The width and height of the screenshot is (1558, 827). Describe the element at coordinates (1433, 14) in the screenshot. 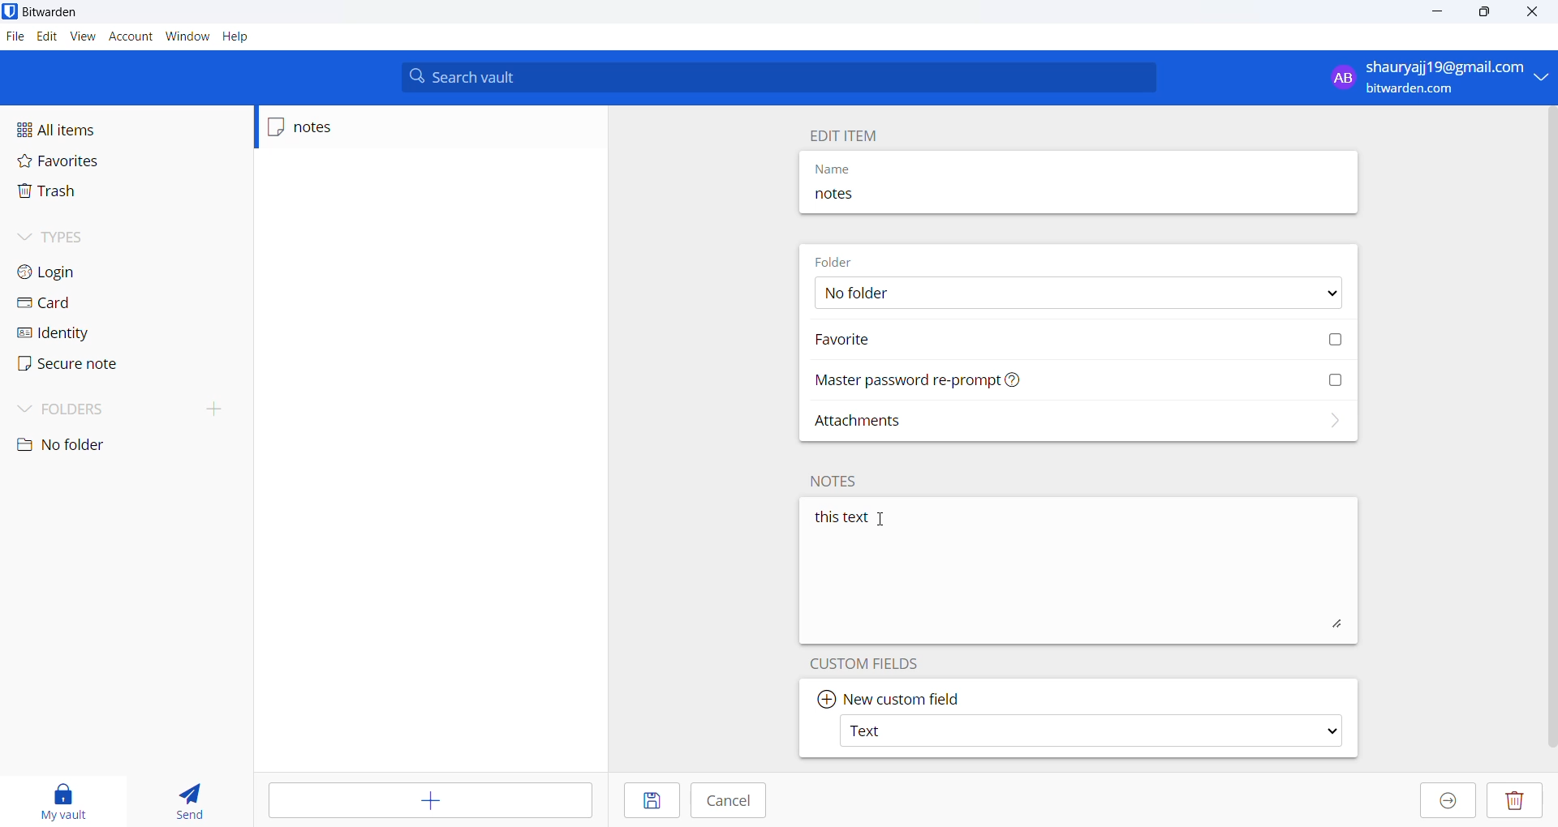

I see `minimize` at that location.